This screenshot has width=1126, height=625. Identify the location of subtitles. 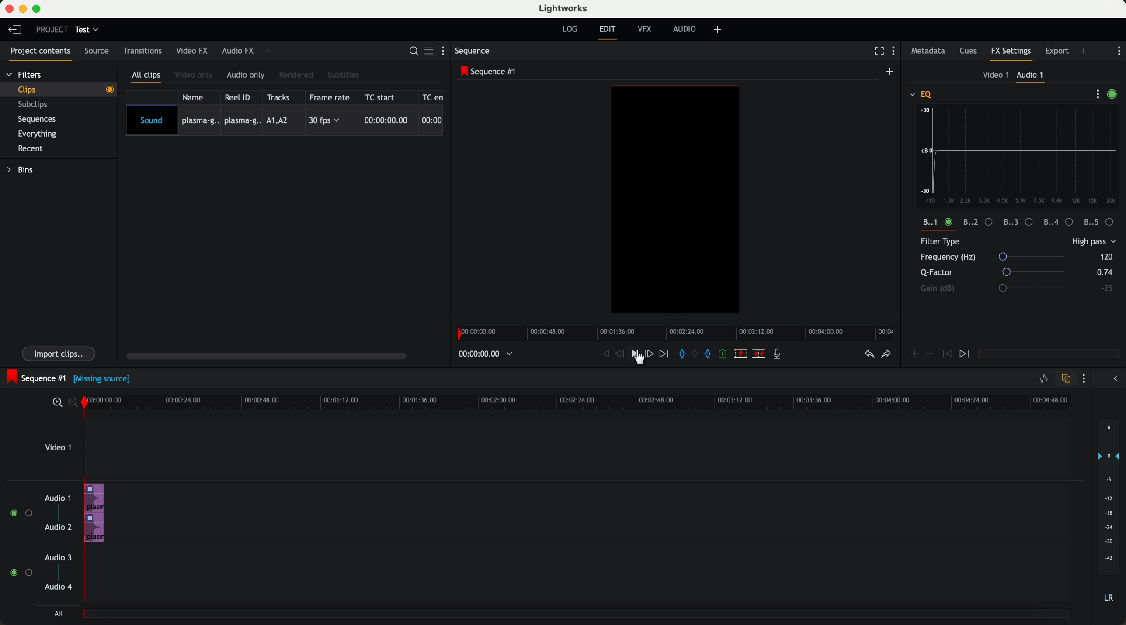
(344, 75).